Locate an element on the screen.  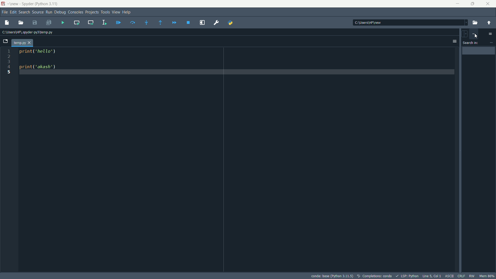
more options is located at coordinates (491, 34).